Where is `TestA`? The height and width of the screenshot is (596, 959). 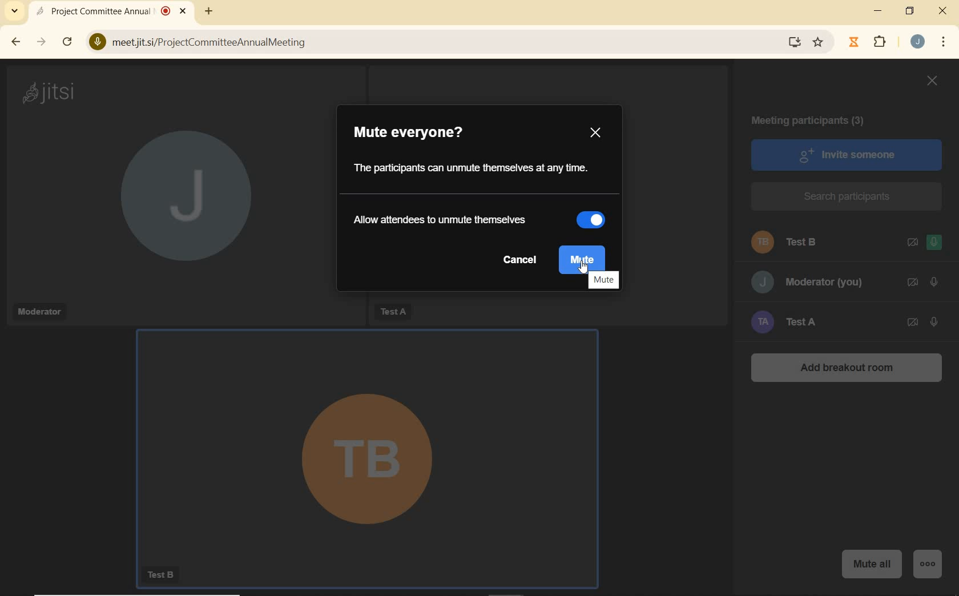 TestA is located at coordinates (392, 309).